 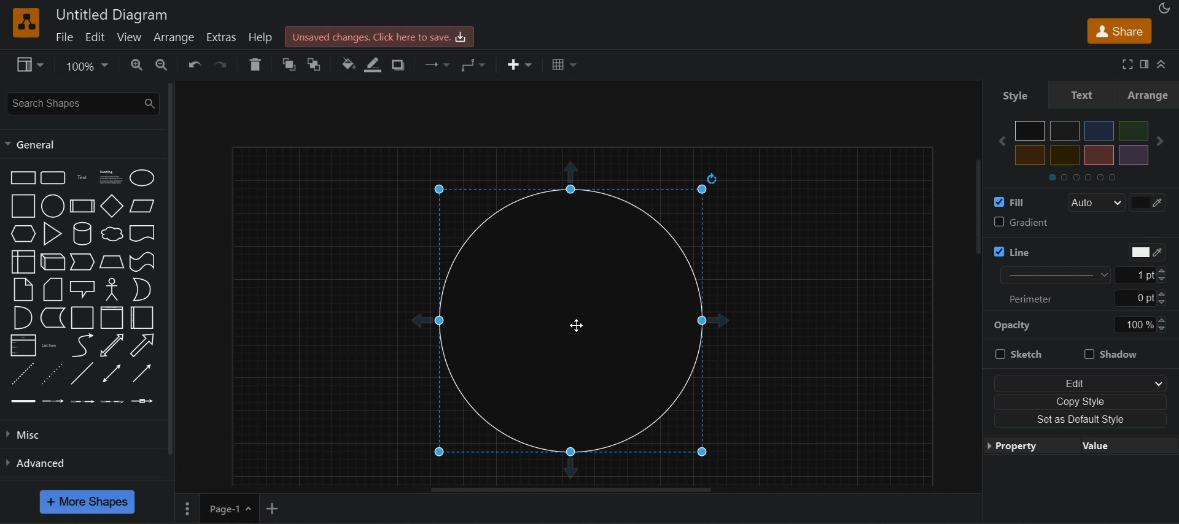 I want to click on collapase/expand, so click(x=1164, y=65).